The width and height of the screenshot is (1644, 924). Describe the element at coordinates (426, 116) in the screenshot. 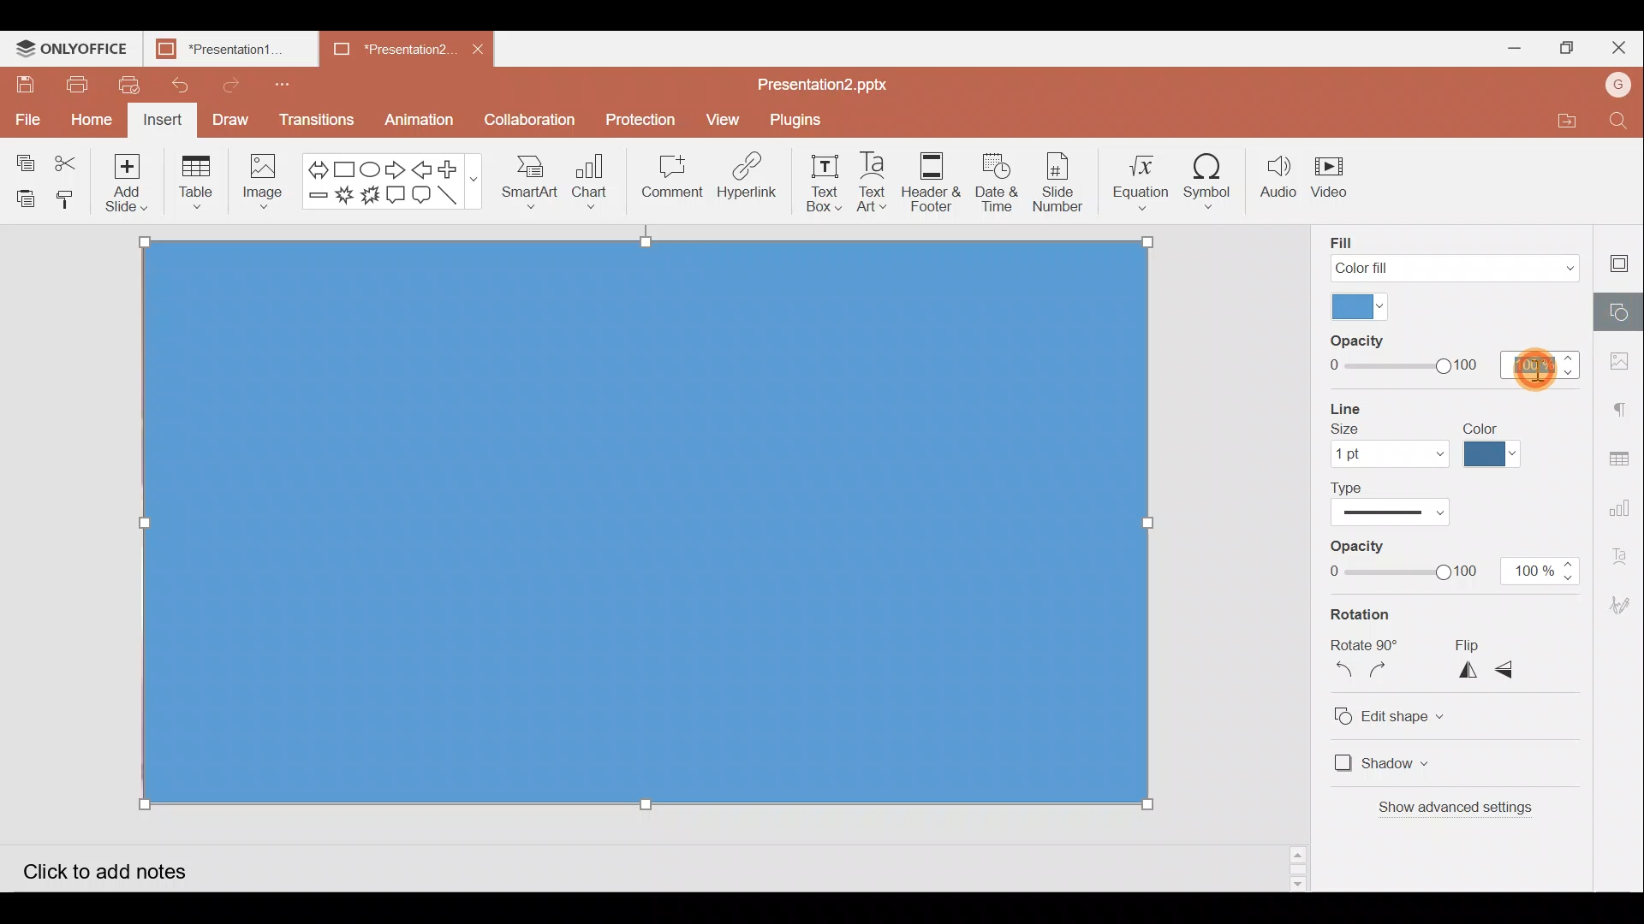

I see `Animation` at that location.